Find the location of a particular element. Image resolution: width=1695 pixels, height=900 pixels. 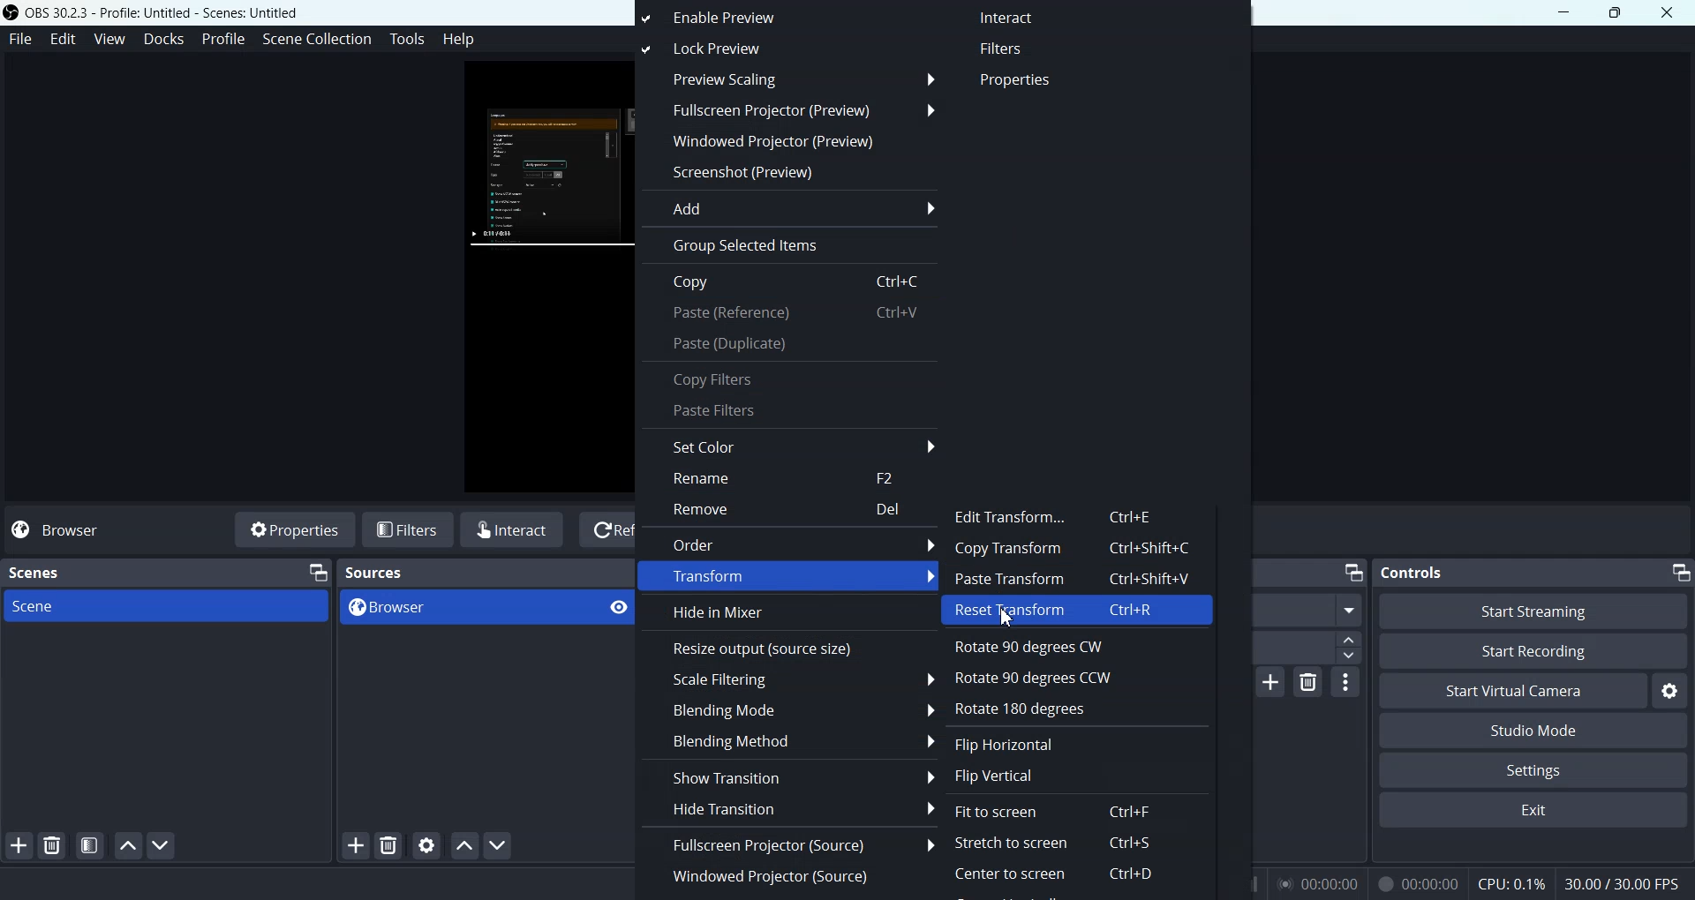

Properties is located at coordinates (1021, 80).